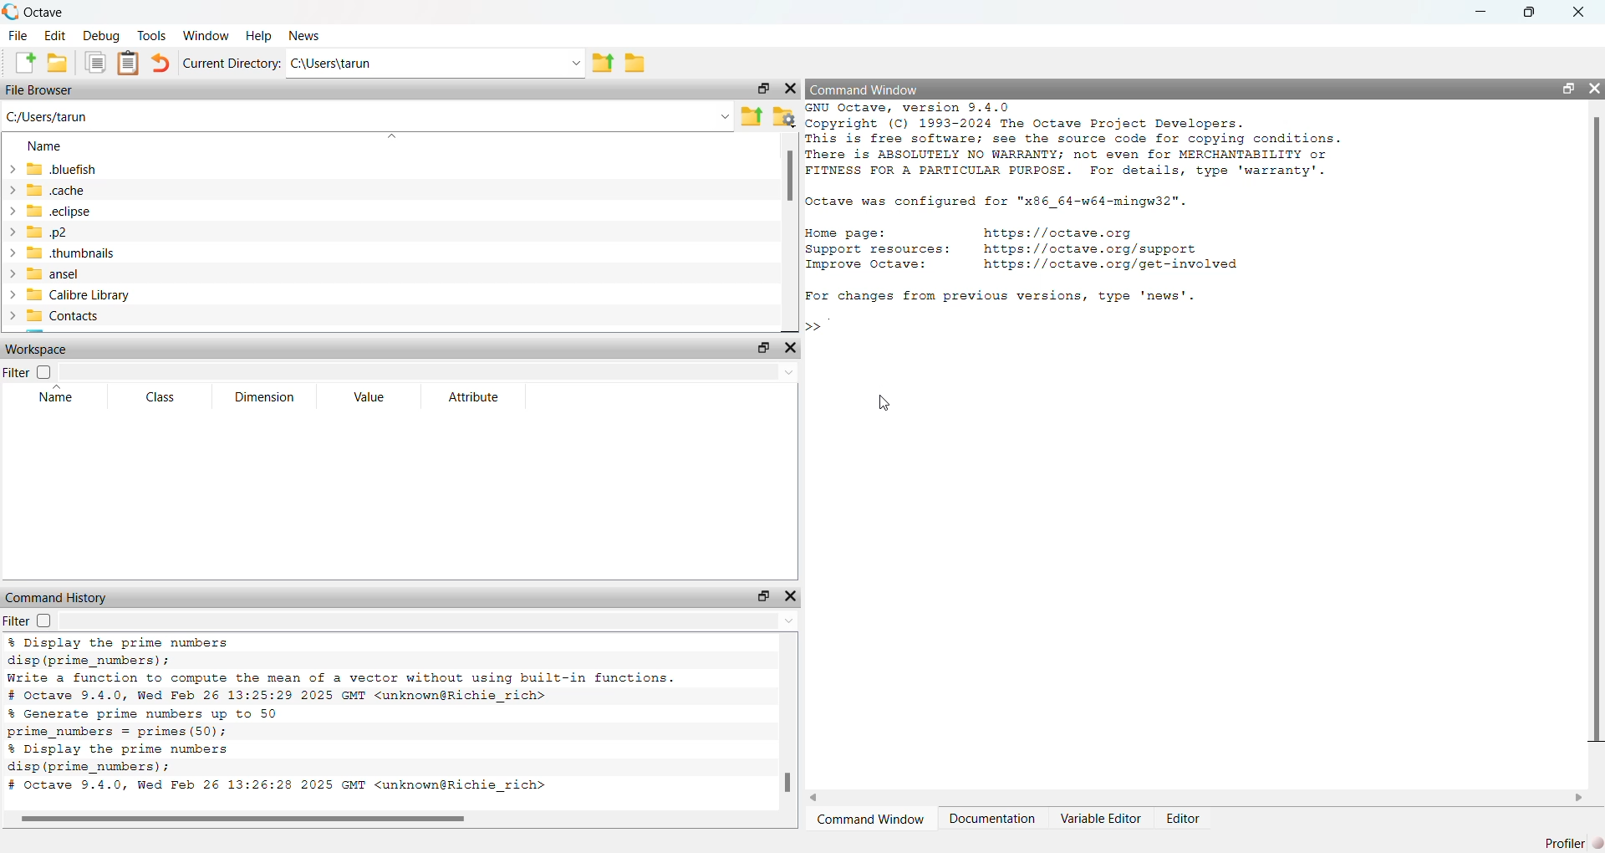 This screenshot has width=1605, height=853. I want to click on ansel, so click(53, 273).